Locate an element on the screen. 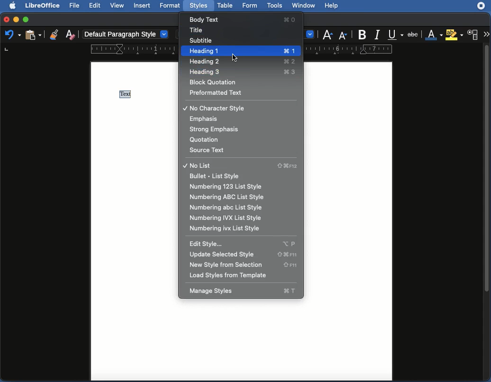  Numbering IVX list style is located at coordinates (230, 219).